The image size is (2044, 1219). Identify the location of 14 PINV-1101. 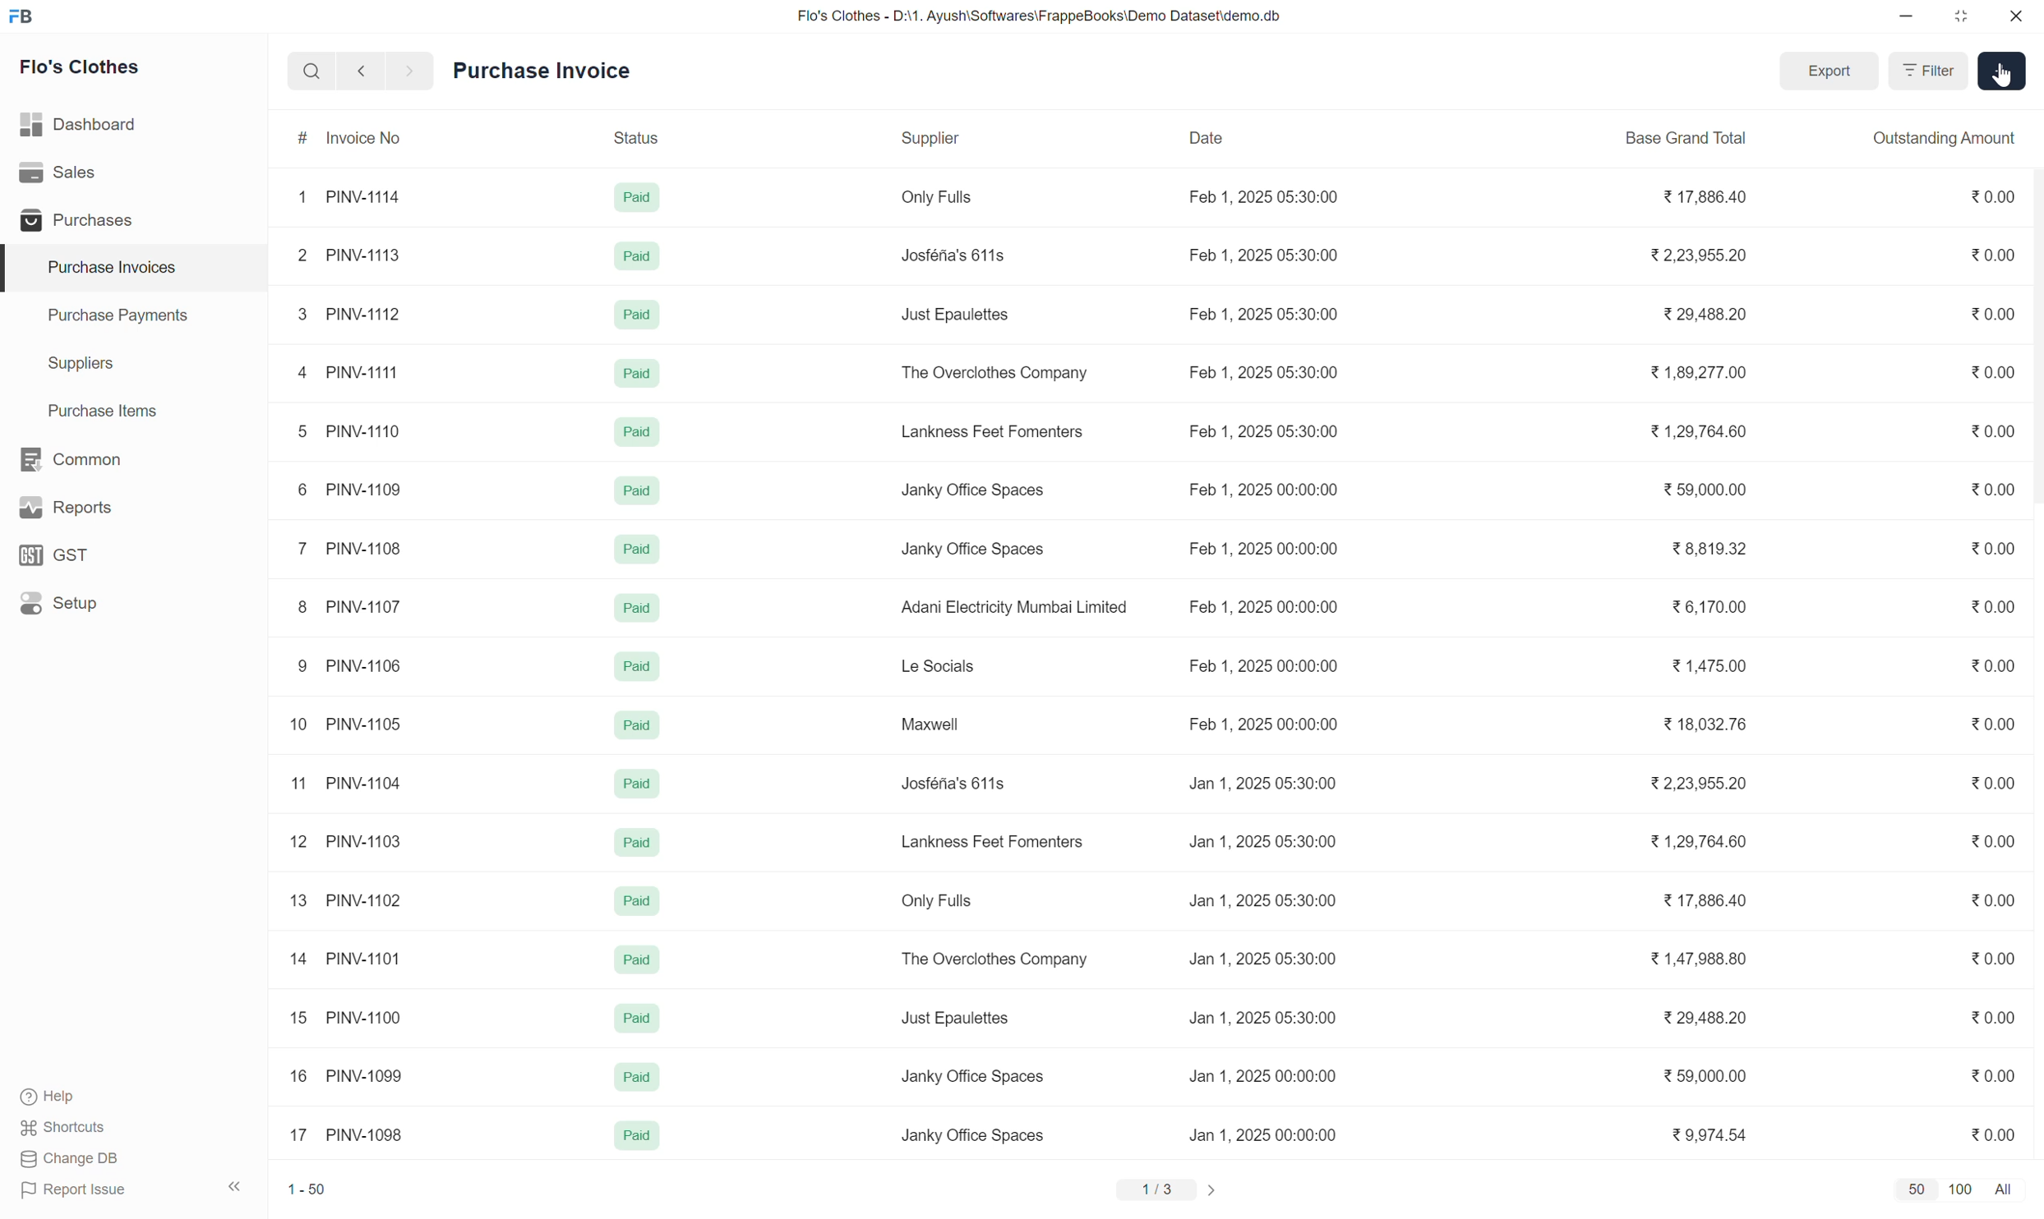
(347, 959).